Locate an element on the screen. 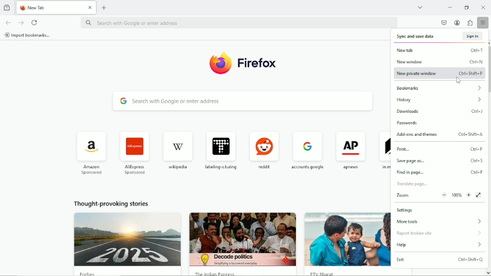 The image size is (491, 276). new window is located at coordinates (440, 62).